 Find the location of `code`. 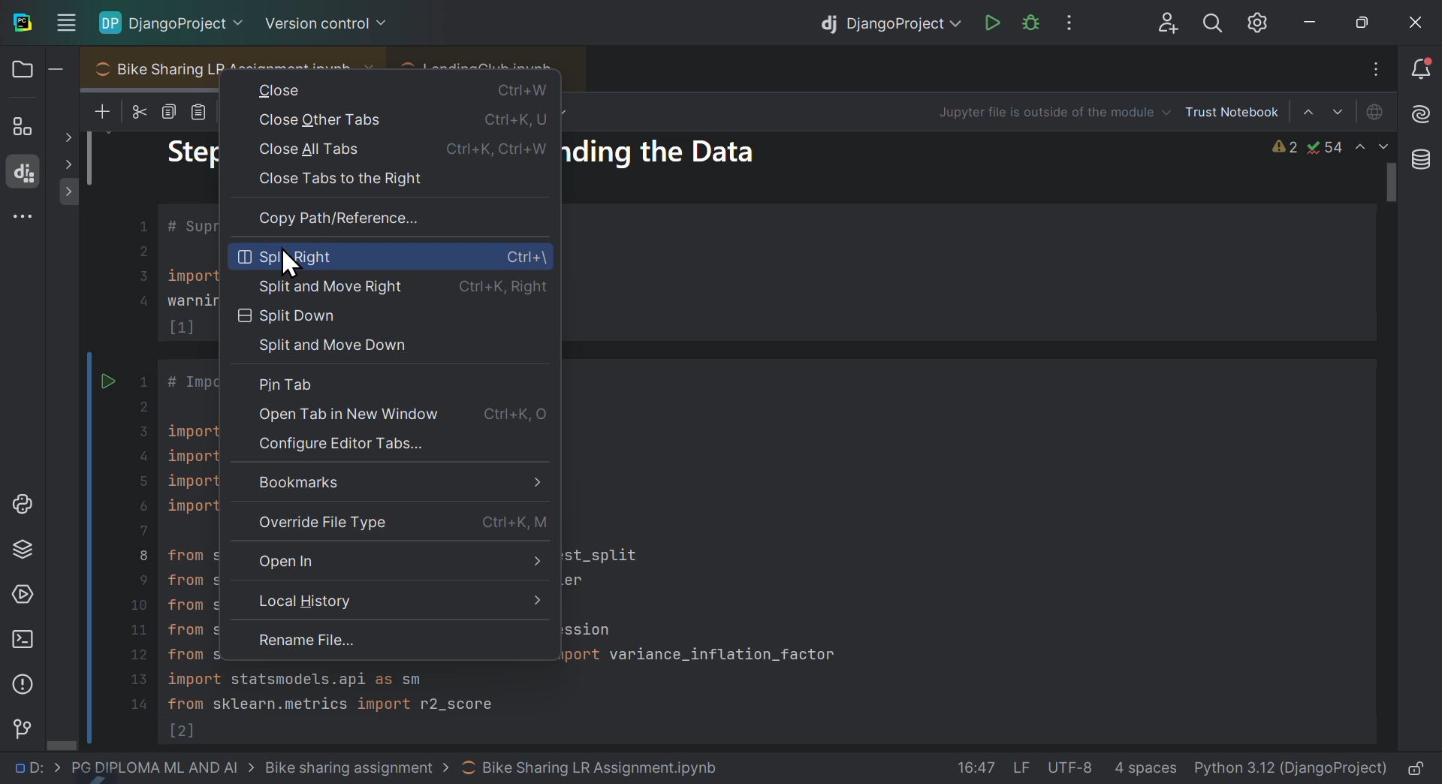

code is located at coordinates (308, 703).